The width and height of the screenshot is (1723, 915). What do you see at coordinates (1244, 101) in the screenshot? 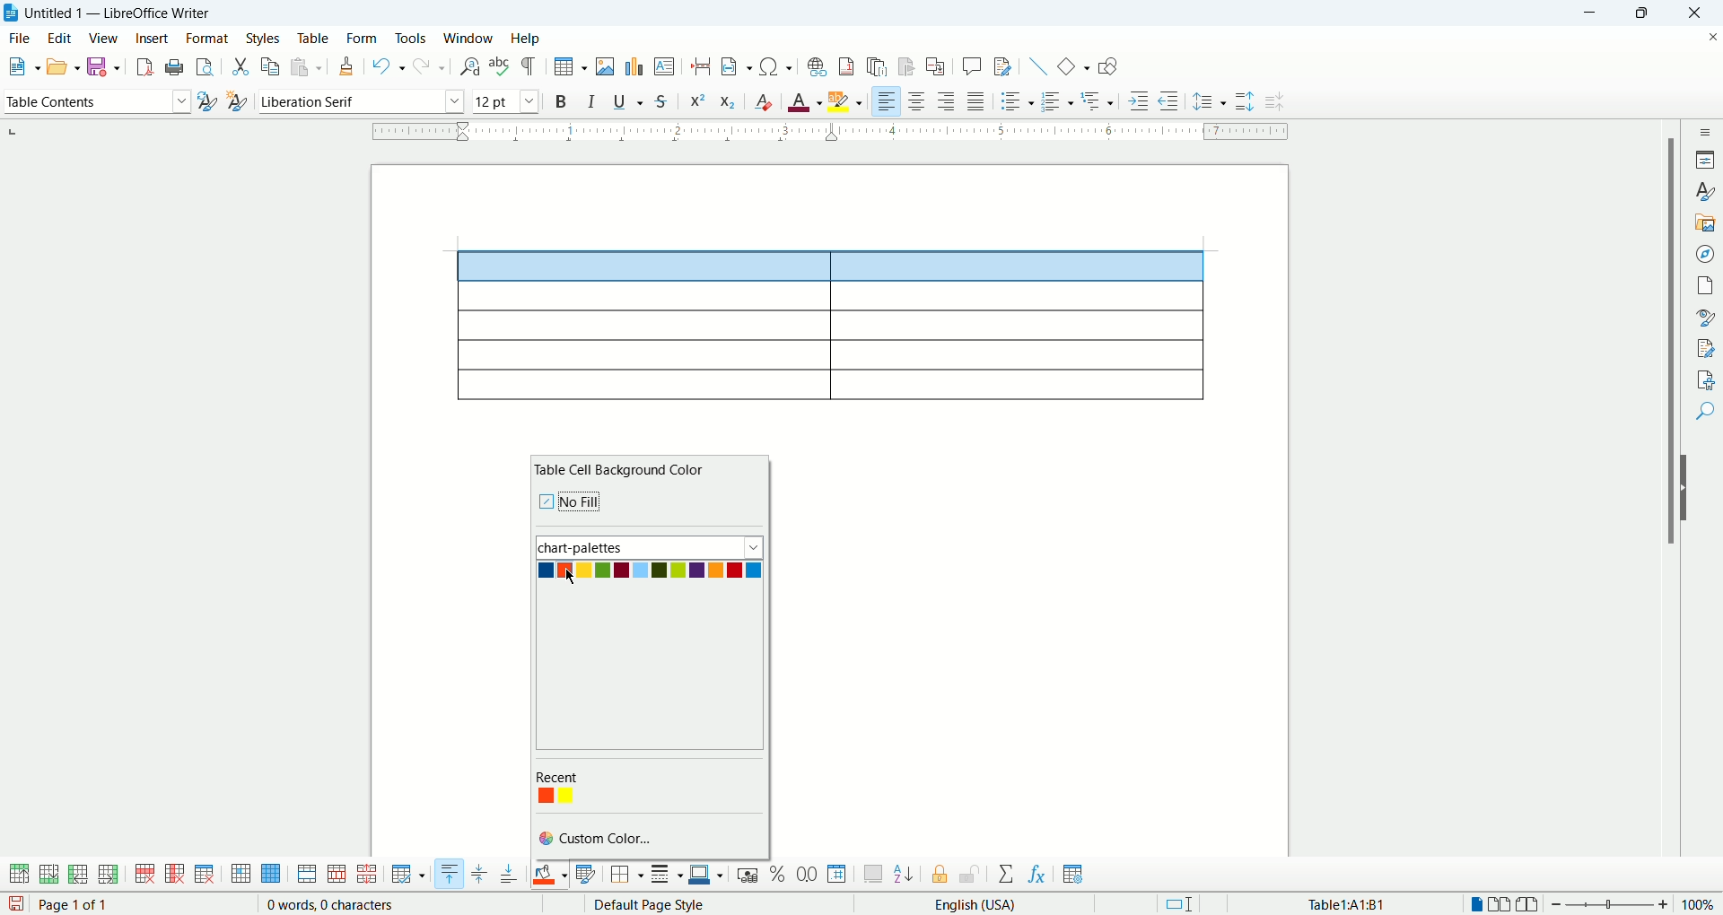
I see `increase paragraph spacing` at bounding box center [1244, 101].